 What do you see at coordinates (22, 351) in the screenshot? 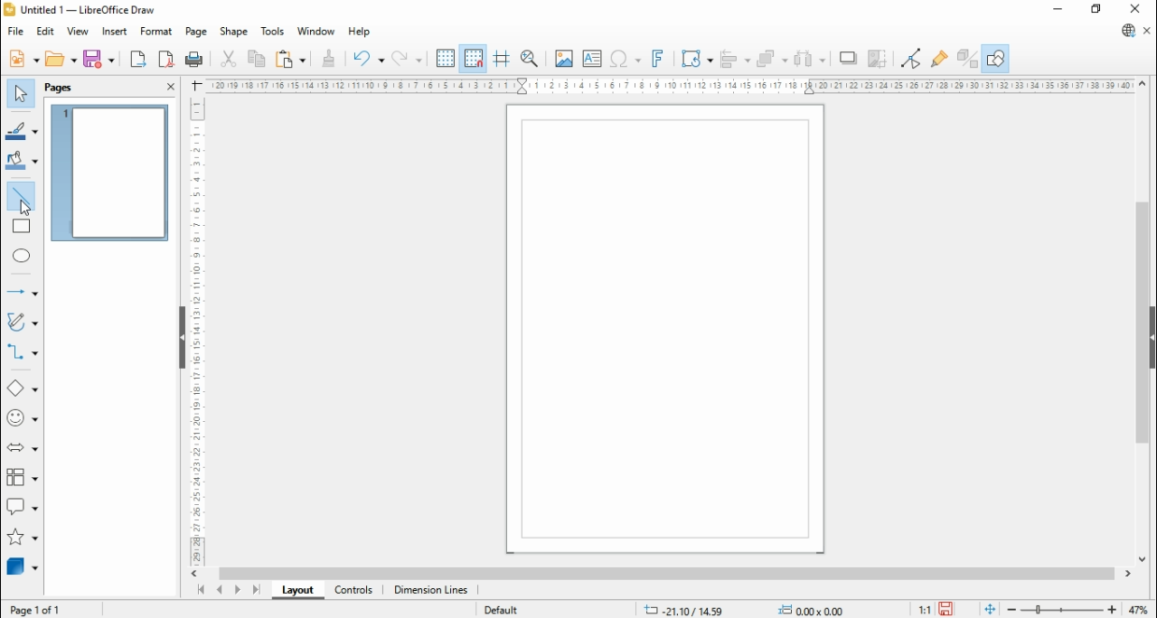
I see `connectors` at bounding box center [22, 351].